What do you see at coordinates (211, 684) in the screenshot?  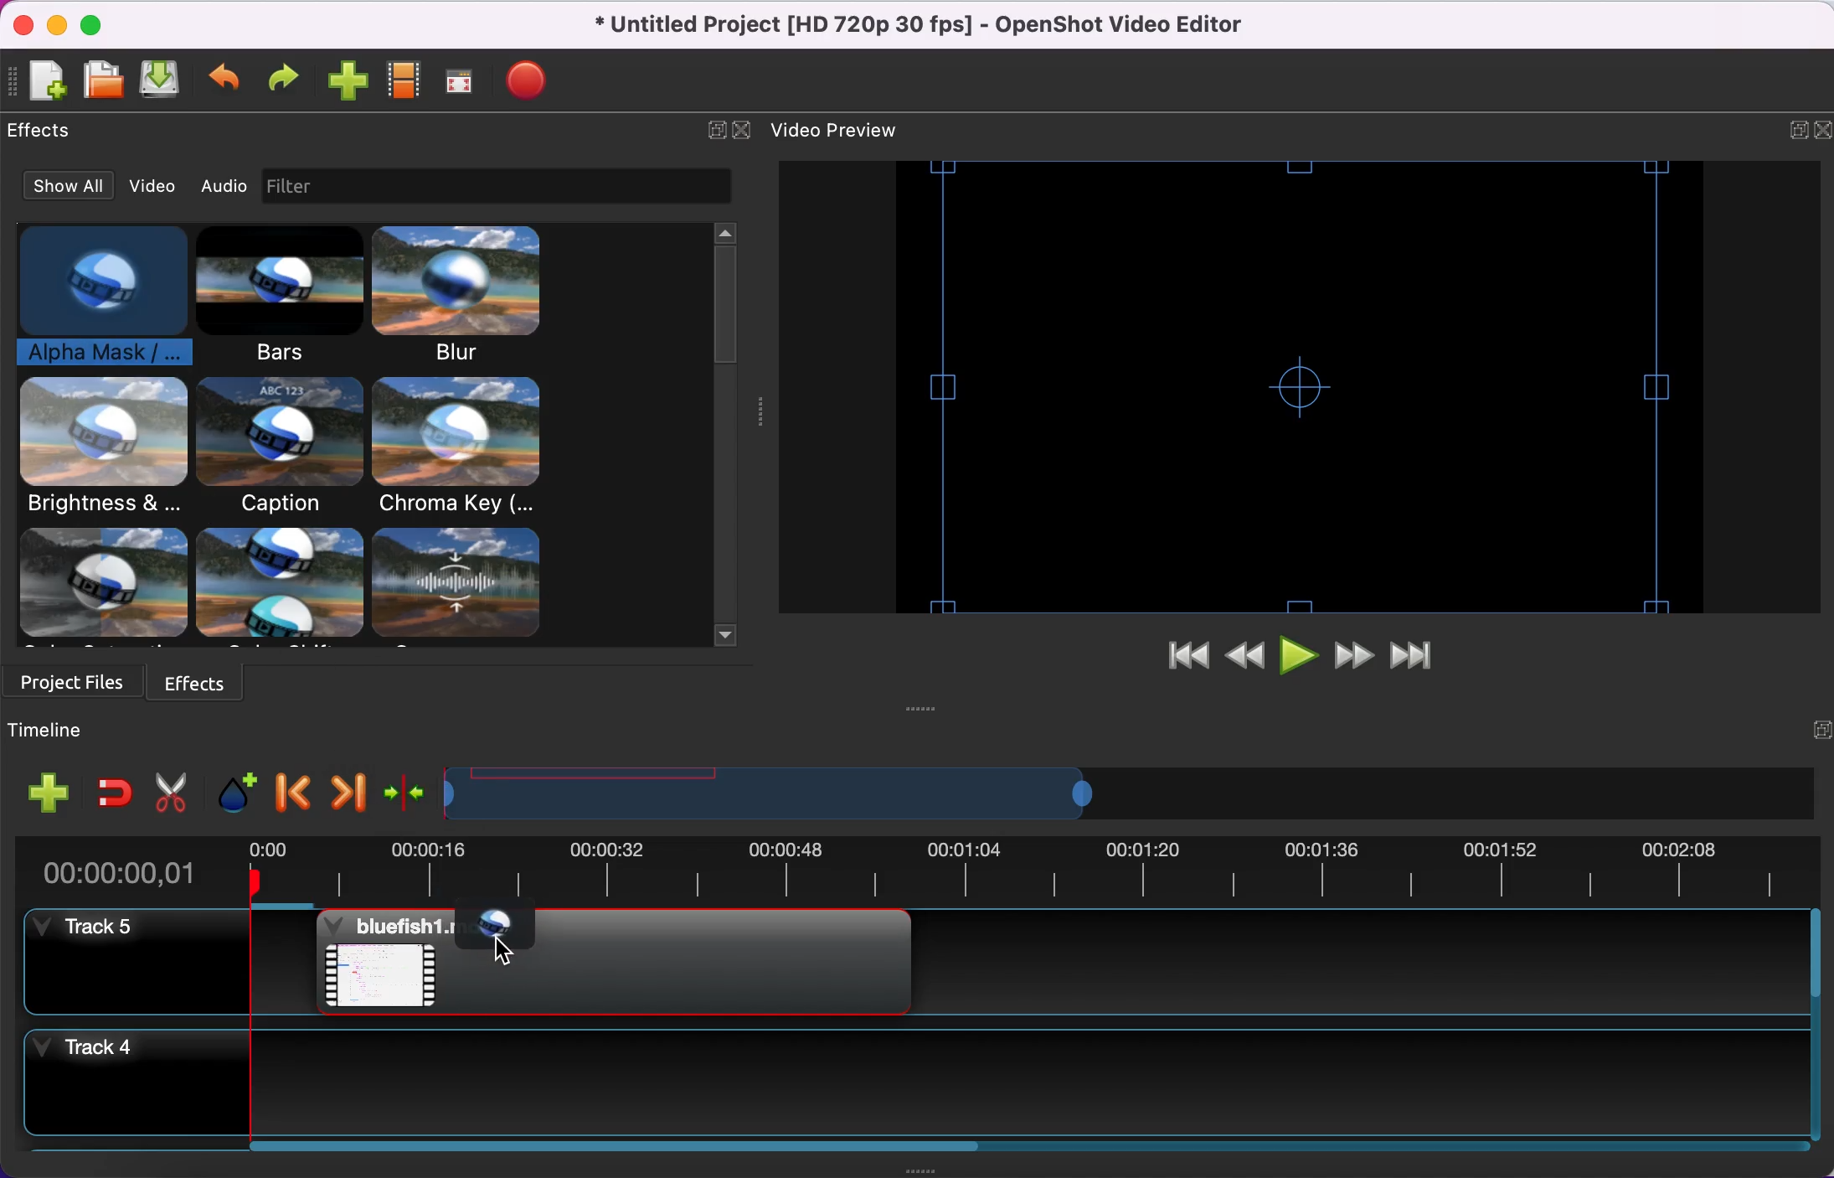 I see `effects` at bounding box center [211, 684].